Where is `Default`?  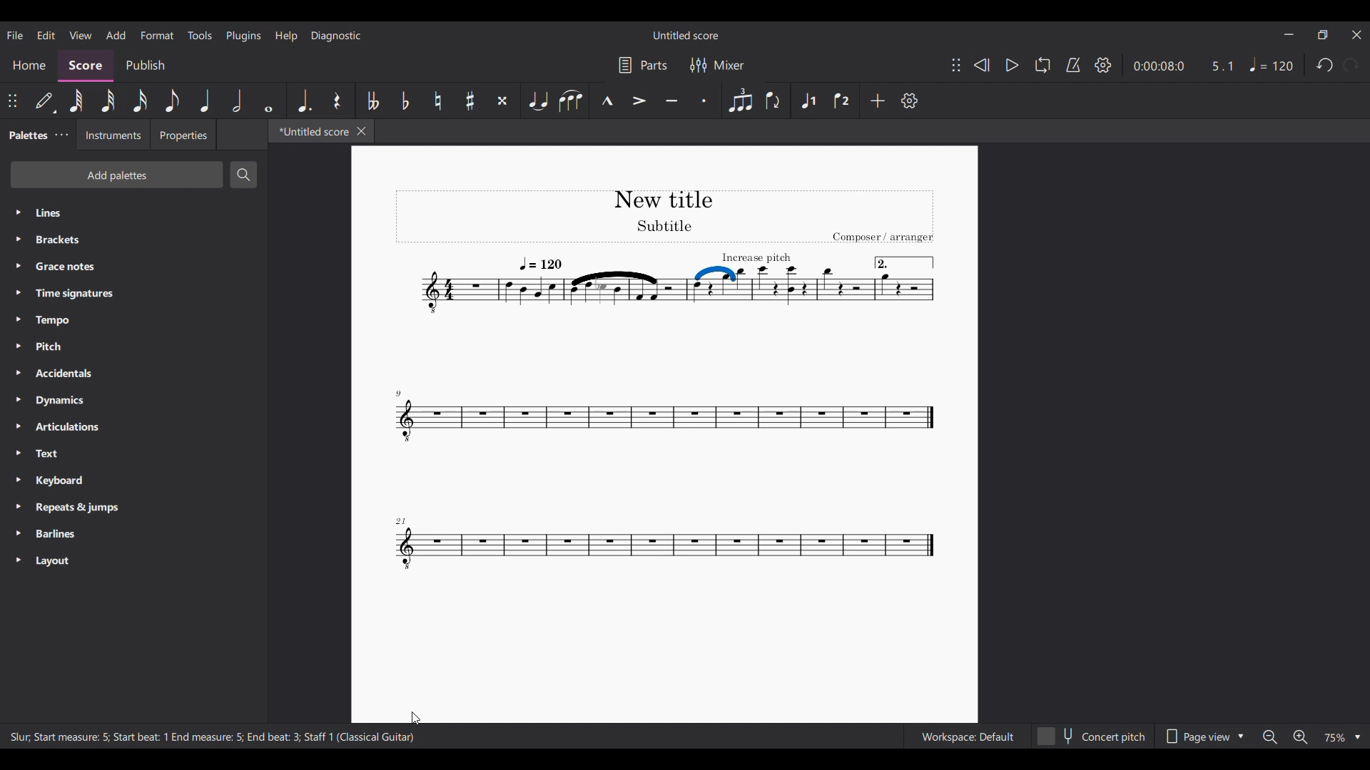 Default is located at coordinates (46, 101).